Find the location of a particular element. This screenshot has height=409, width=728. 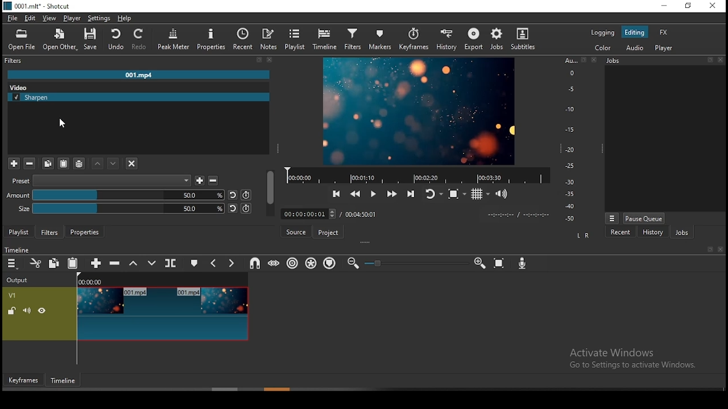

append is located at coordinates (92, 264).